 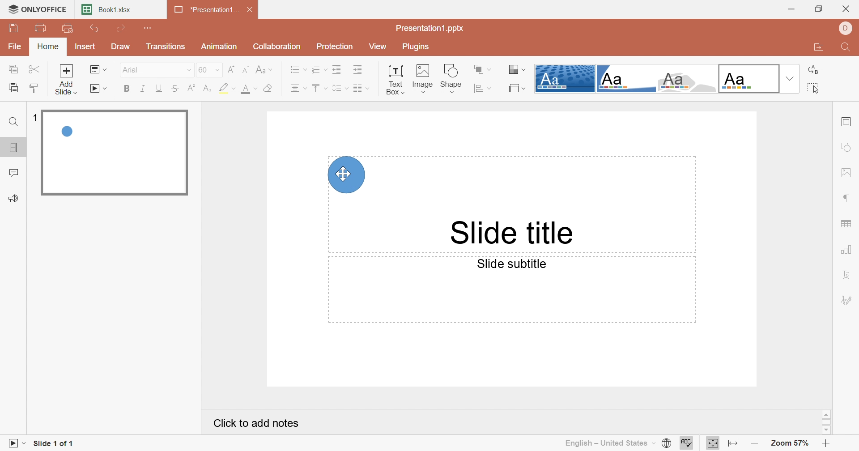 What do you see at coordinates (811, 89) in the screenshot?
I see `Select all` at bounding box center [811, 89].